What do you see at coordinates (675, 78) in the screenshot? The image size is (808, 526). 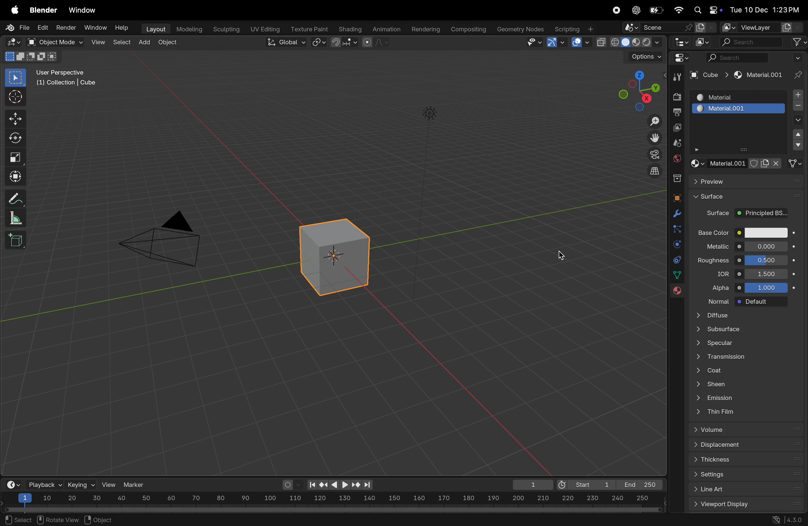 I see `tool` at bounding box center [675, 78].